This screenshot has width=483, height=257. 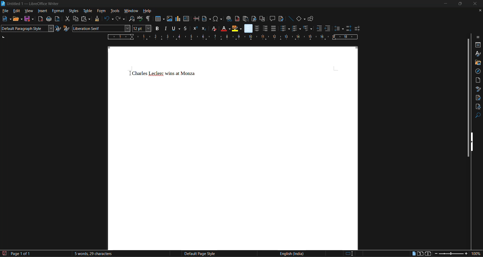 What do you see at coordinates (141, 19) in the screenshot?
I see `check spelling` at bounding box center [141, 19].